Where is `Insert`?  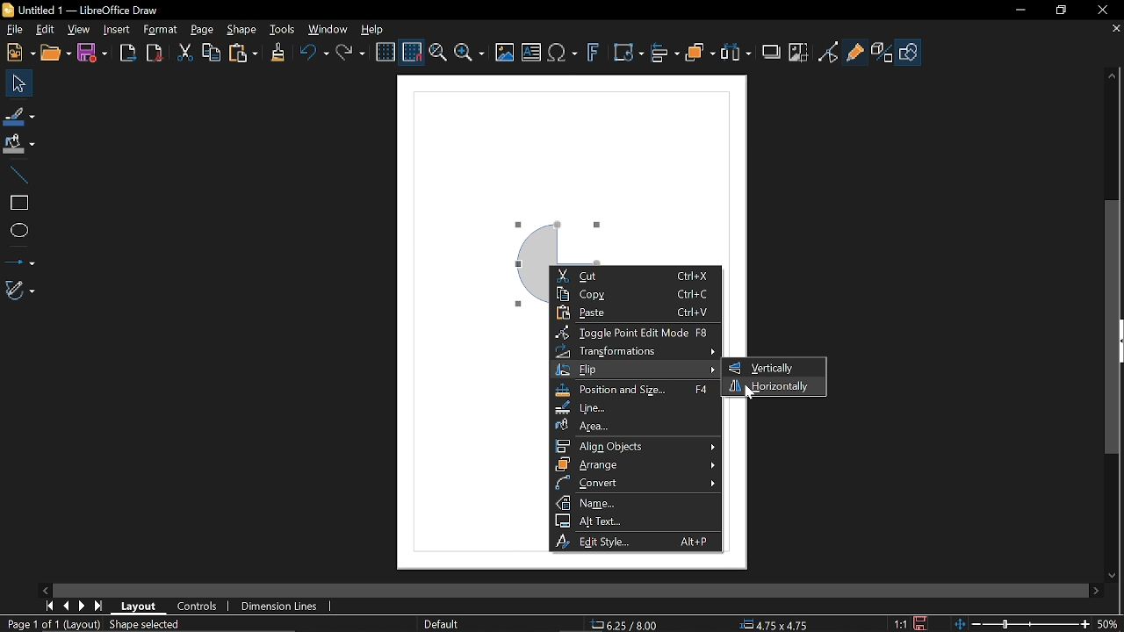 Insert is located at coordinates (118, 31).